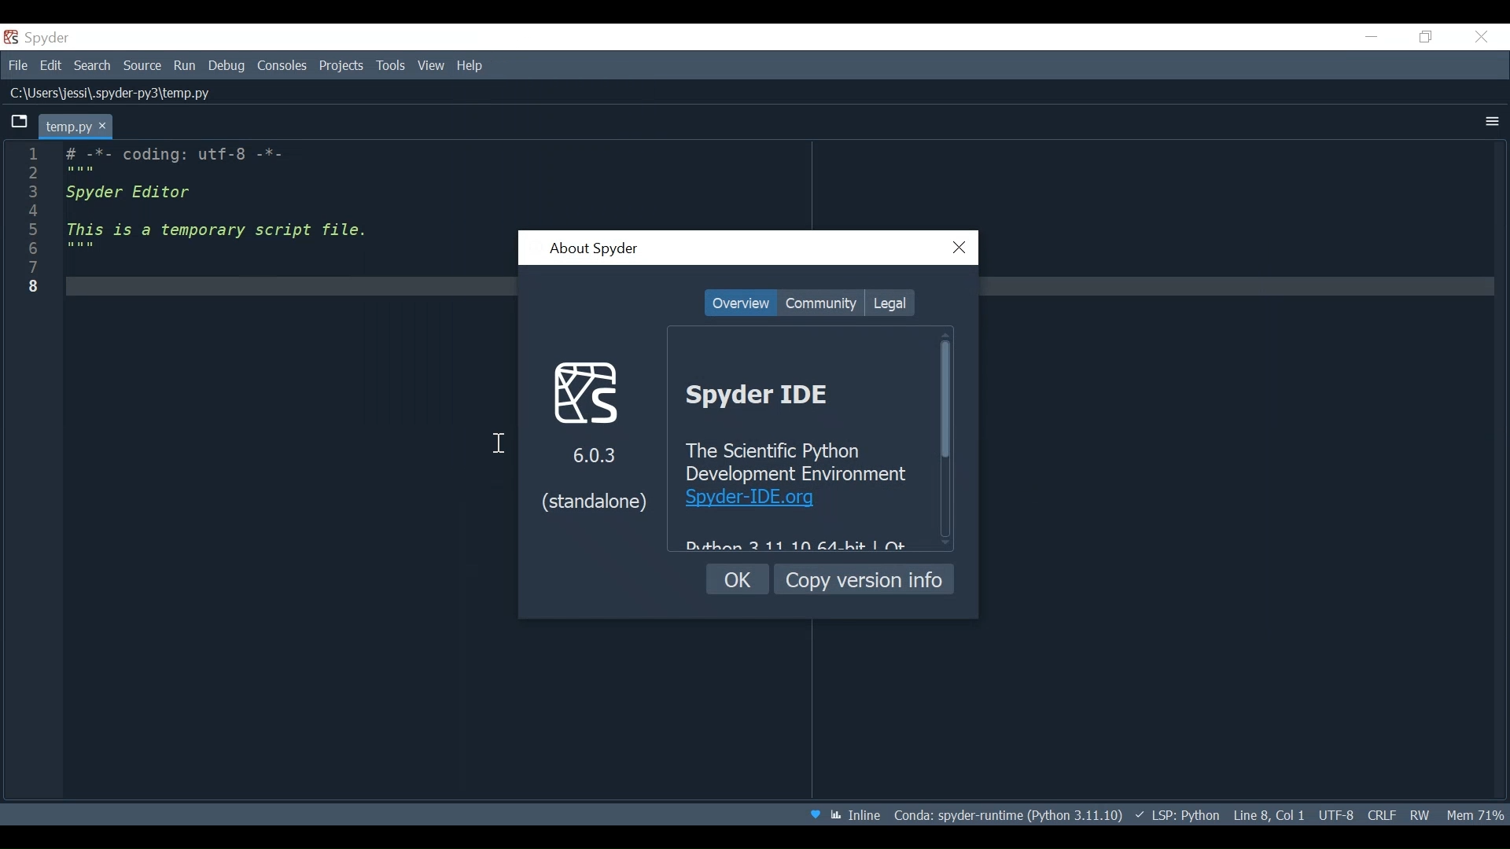 Image resolution: width=1510 pixels, height=849 pixels. I want to click on File Path, so click(117, 94).